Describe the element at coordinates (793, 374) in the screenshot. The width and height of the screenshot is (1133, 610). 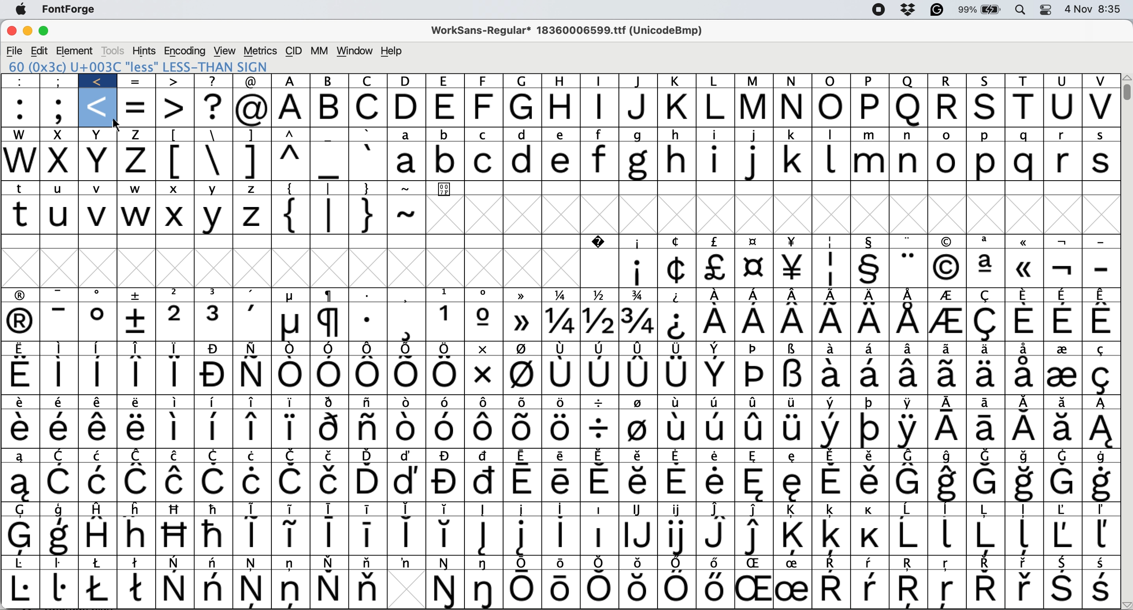
I see `Symbol` at that location.